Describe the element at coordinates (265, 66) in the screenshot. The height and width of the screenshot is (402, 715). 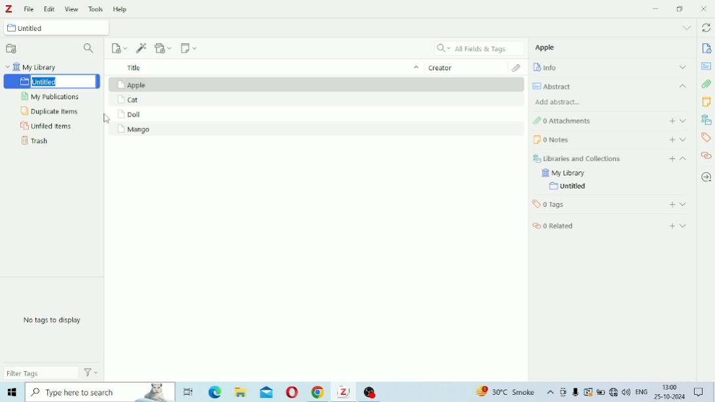
I see `Title` at that location.